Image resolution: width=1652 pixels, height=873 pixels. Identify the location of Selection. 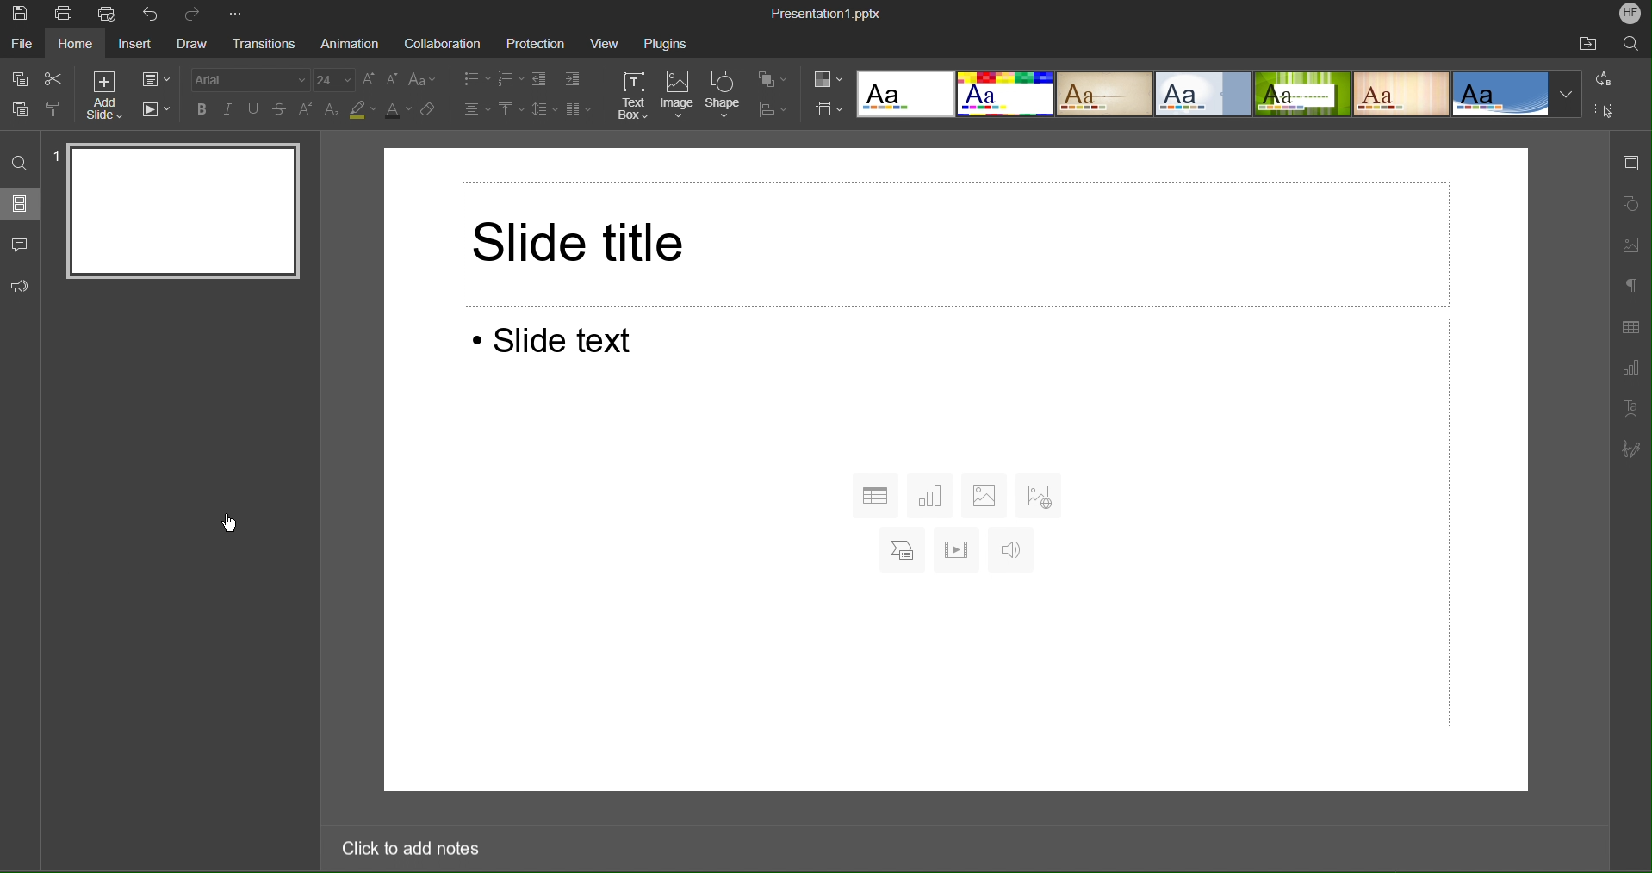
(1603, 109).